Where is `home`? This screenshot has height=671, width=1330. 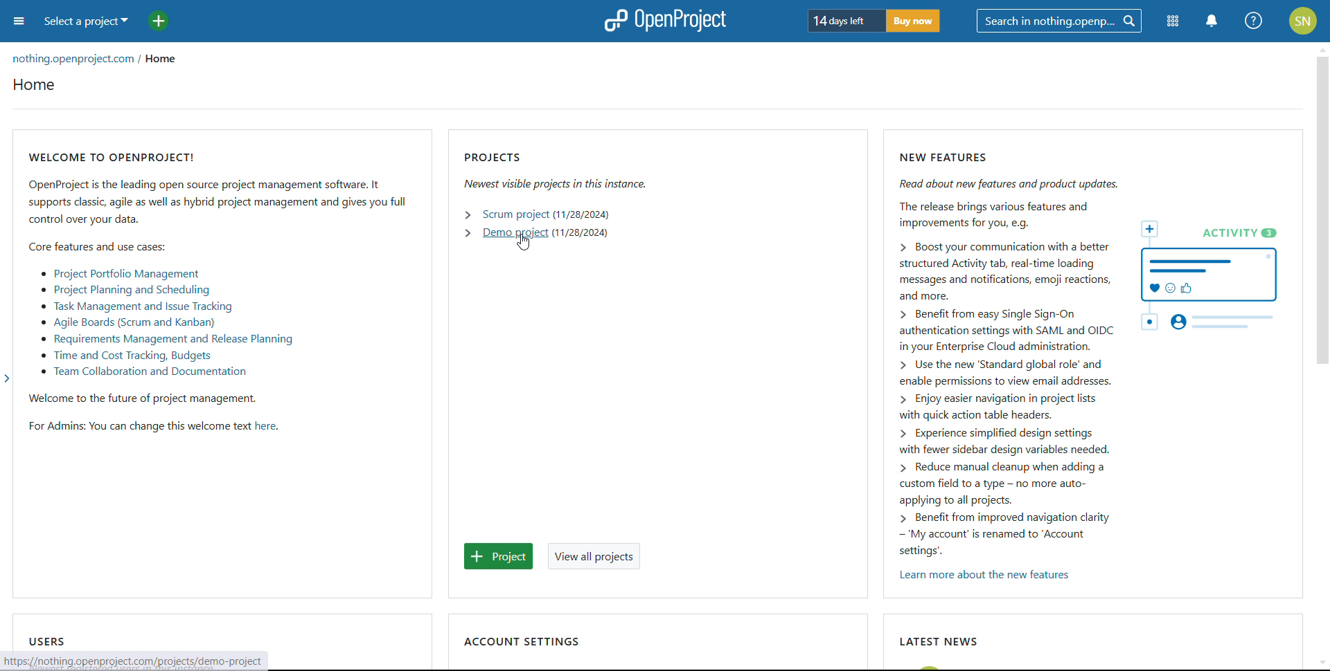 home is located at coordinates (35, 85).